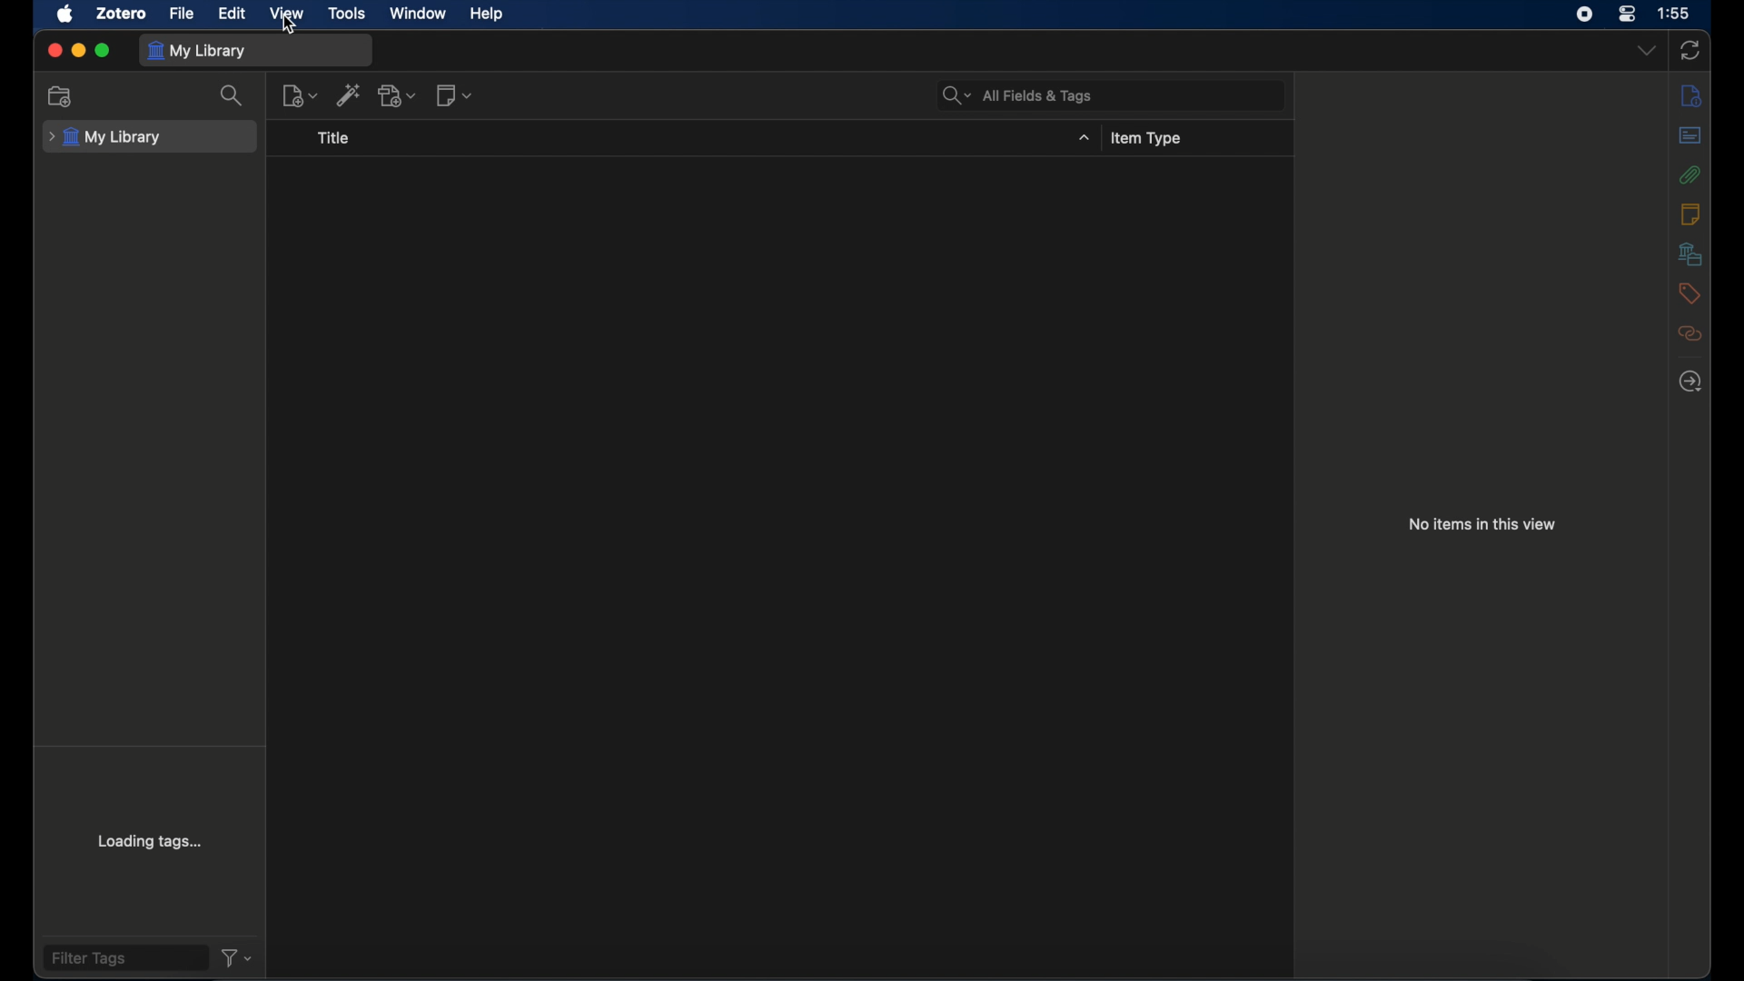  Describe the element at coordinates (78, 51) in the screenshot. I see `minimize` at that location.